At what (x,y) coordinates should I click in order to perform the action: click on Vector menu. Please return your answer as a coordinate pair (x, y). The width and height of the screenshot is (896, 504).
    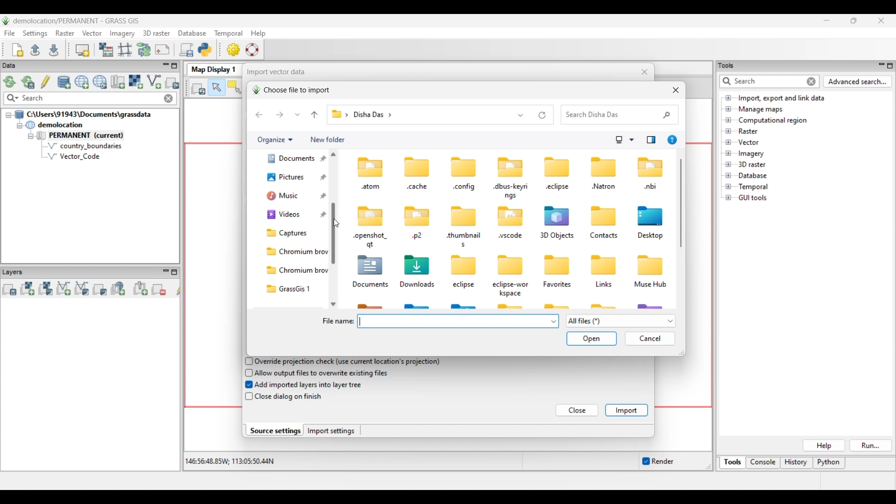
    Looking at the image, I should click on (92, 33).